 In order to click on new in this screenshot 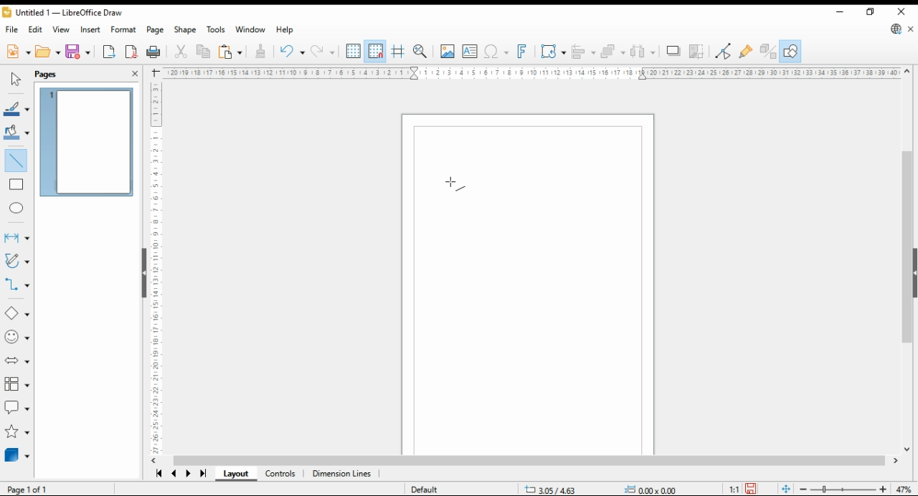, I will do `click(17, 53)`.